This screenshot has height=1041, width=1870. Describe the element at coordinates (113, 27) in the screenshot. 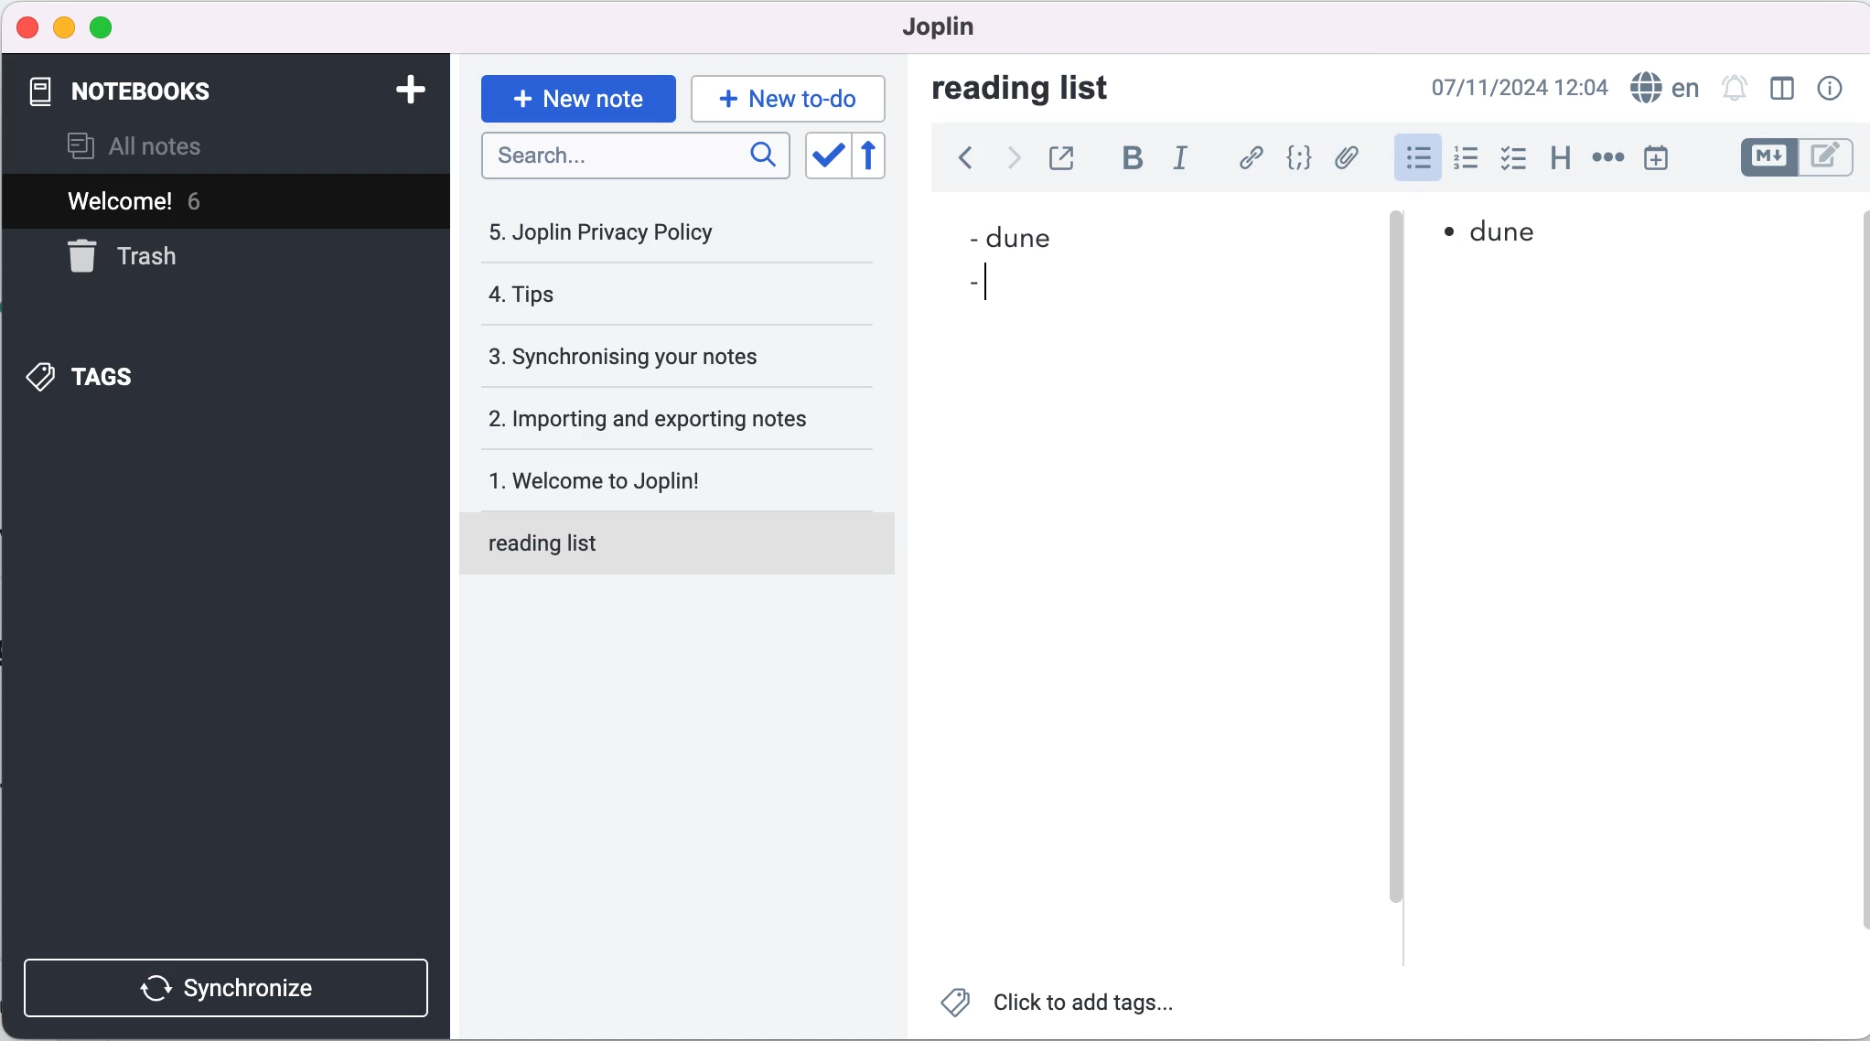

I see `maximize` at that location.